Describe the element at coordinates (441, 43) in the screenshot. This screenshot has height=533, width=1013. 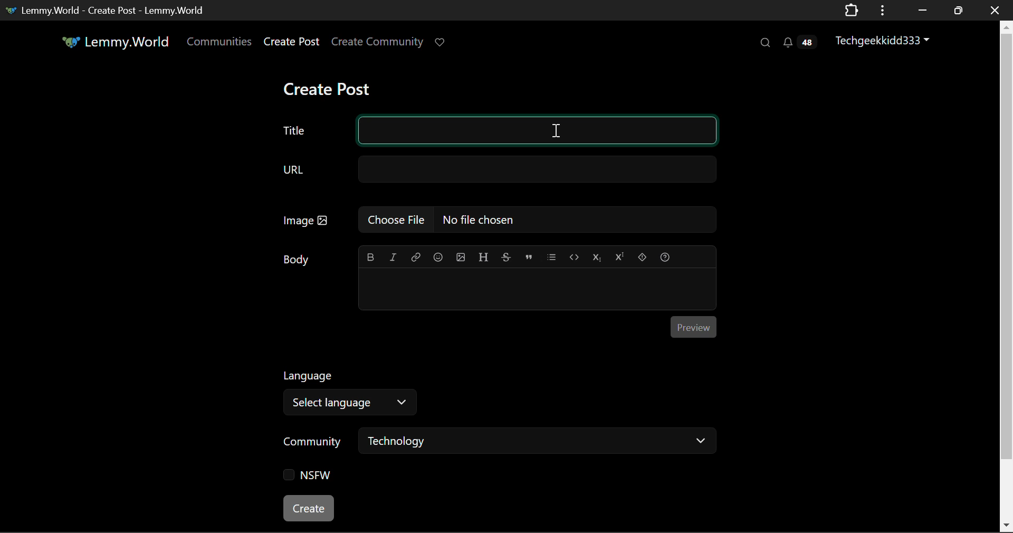
I see `Donate to Lemmy` at that location.